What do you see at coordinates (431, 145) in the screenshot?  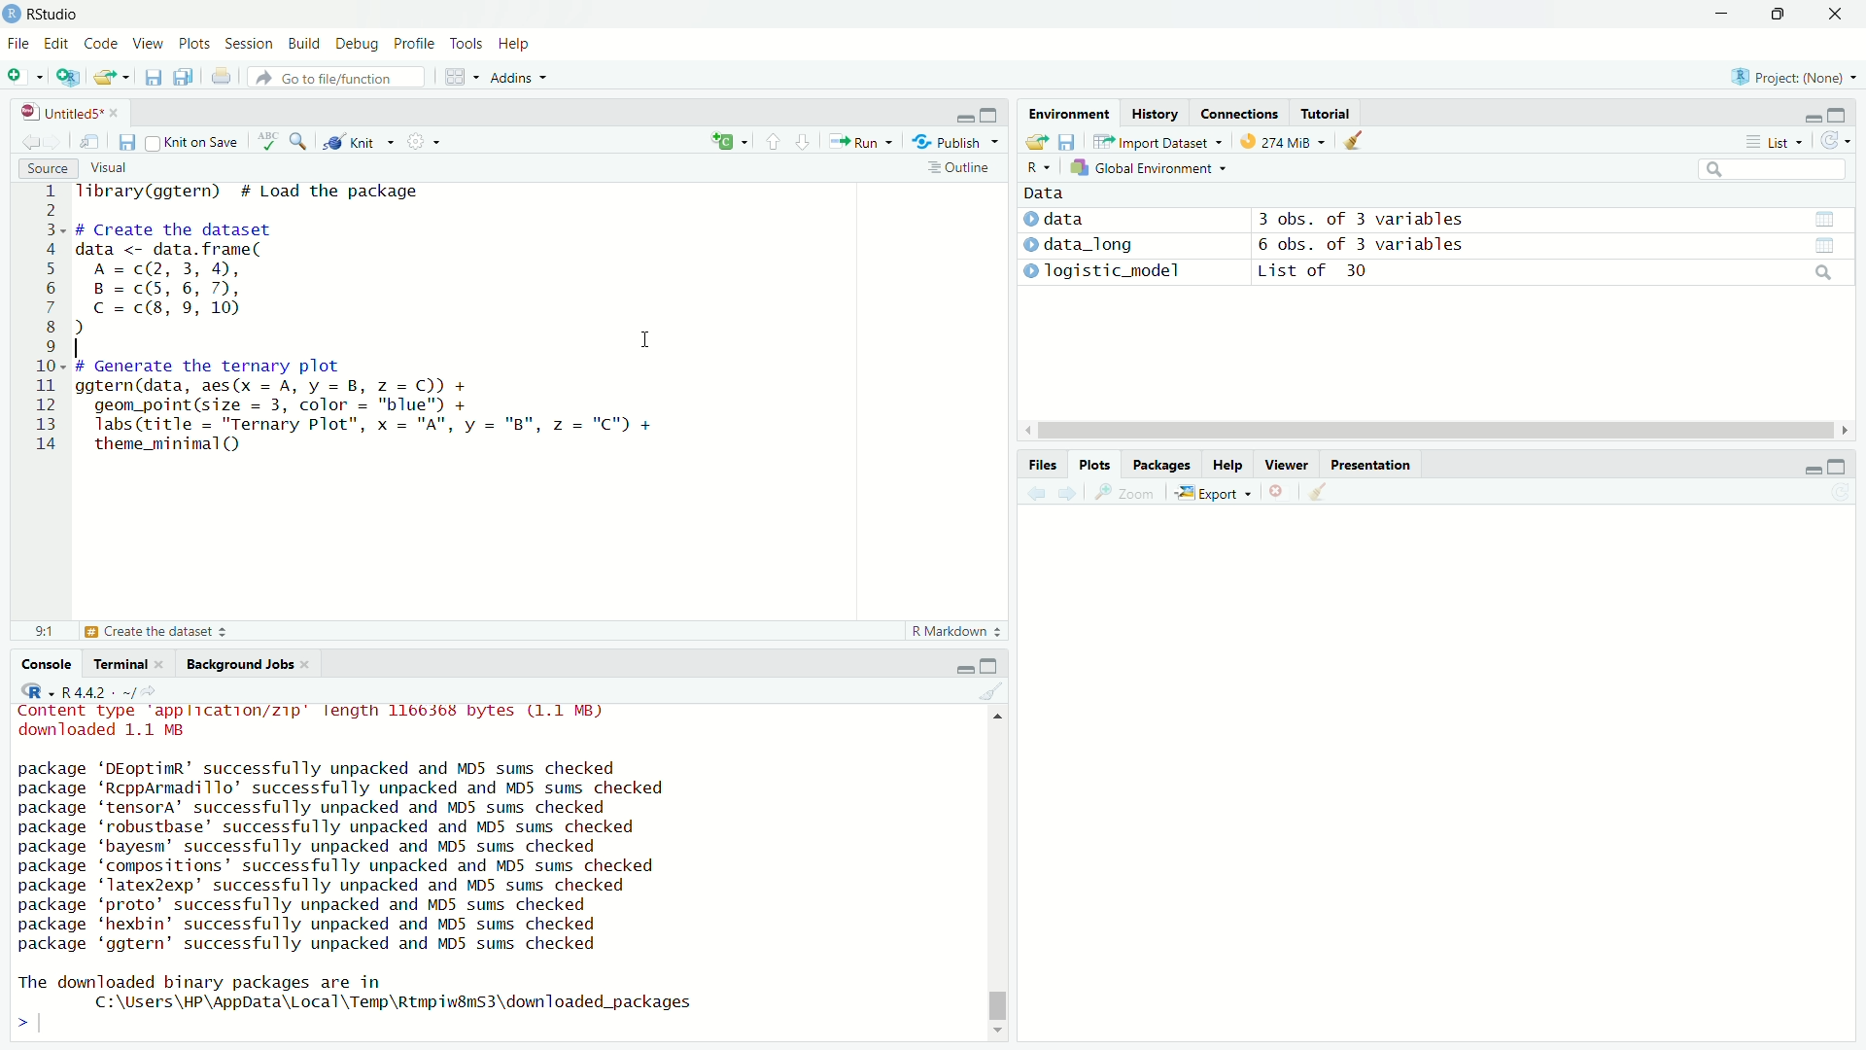 I see `settings` at bounding box center [431, 145].